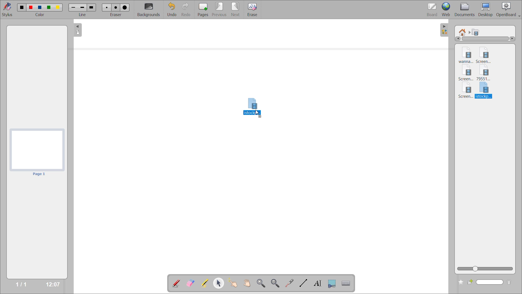 This screenshot has width=522, height=294. What do you see at coordinates (486, 268) in the screenshot?
I see `zoom slider` at bounding box center [486, 268].